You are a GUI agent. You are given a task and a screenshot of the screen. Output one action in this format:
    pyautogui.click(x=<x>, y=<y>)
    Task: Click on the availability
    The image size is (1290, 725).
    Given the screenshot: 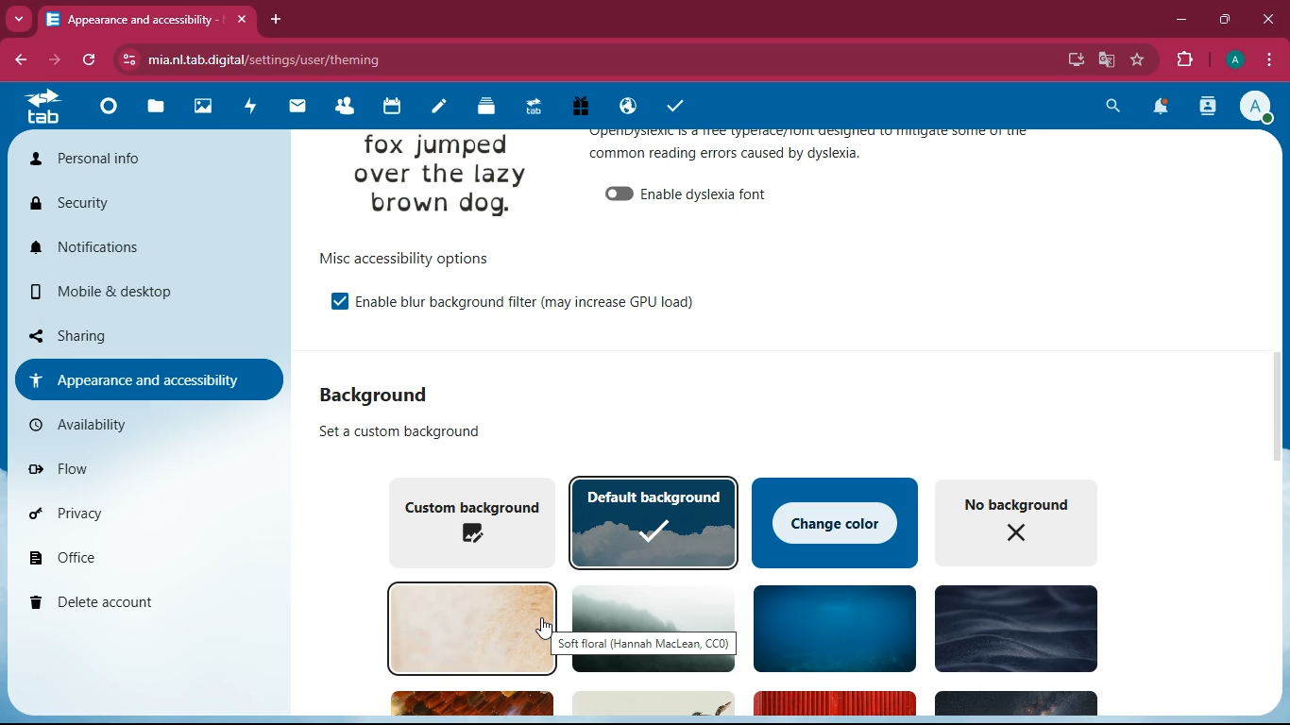 What is the action you would take?
    pyautogui.click(x=140, y=424)
    